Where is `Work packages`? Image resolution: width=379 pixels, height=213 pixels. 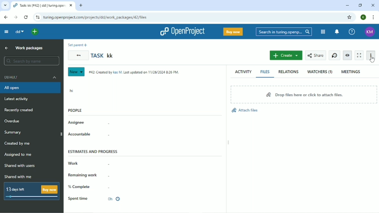
Work packages is located at coordinates (30, 48).